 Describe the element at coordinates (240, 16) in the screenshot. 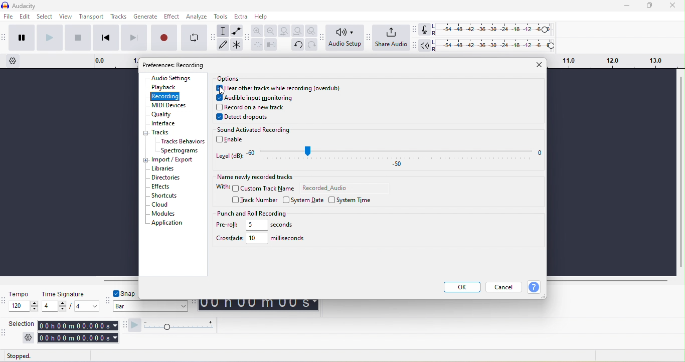

I see `extra` at that location.